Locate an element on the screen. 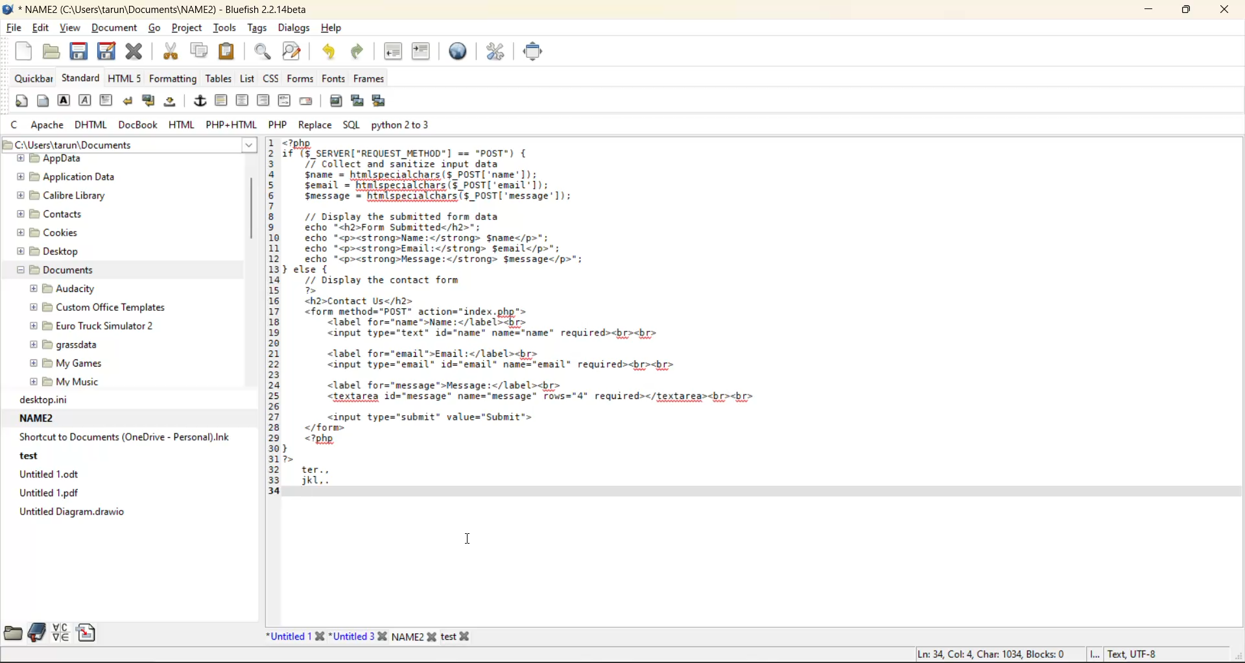 Image resolution: width=1245 pixels, height=663 pixels. paragraph is located at coordinates (108, 101).